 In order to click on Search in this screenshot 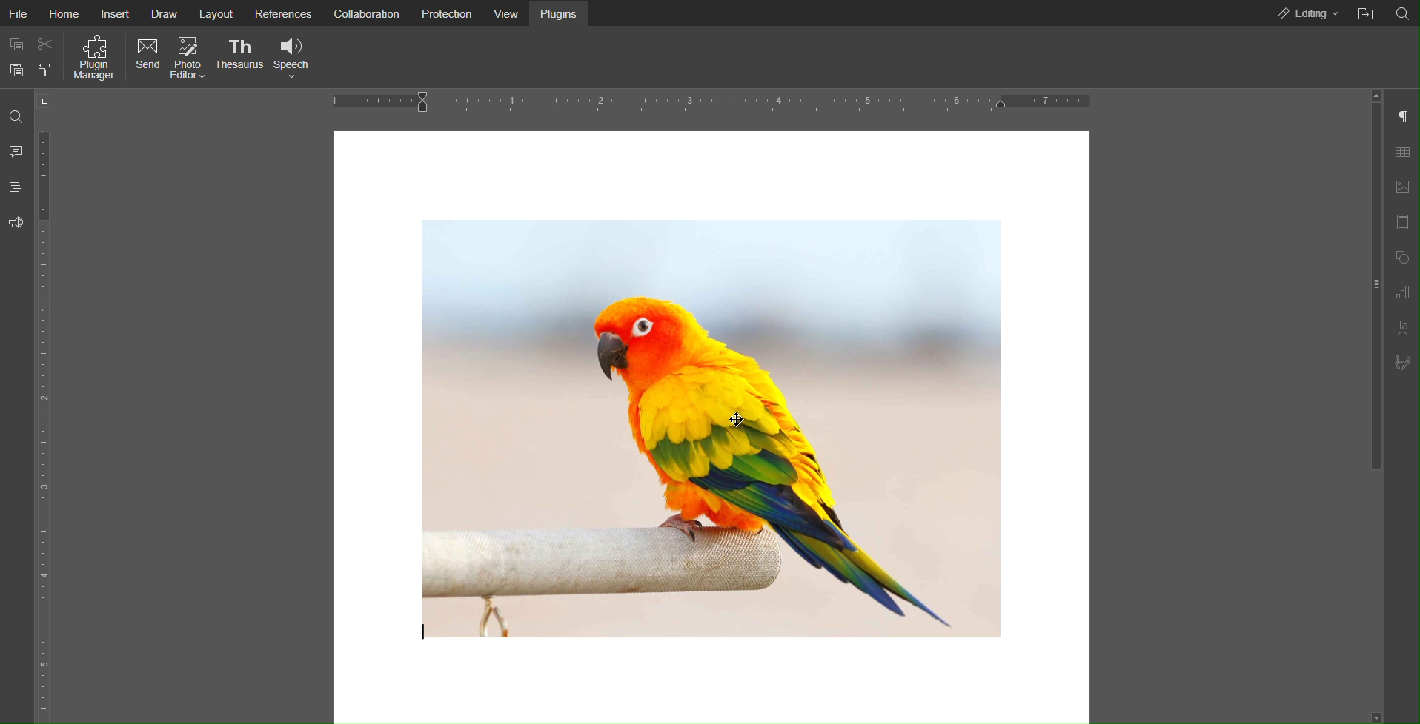, I will do `click(17, 112)`.